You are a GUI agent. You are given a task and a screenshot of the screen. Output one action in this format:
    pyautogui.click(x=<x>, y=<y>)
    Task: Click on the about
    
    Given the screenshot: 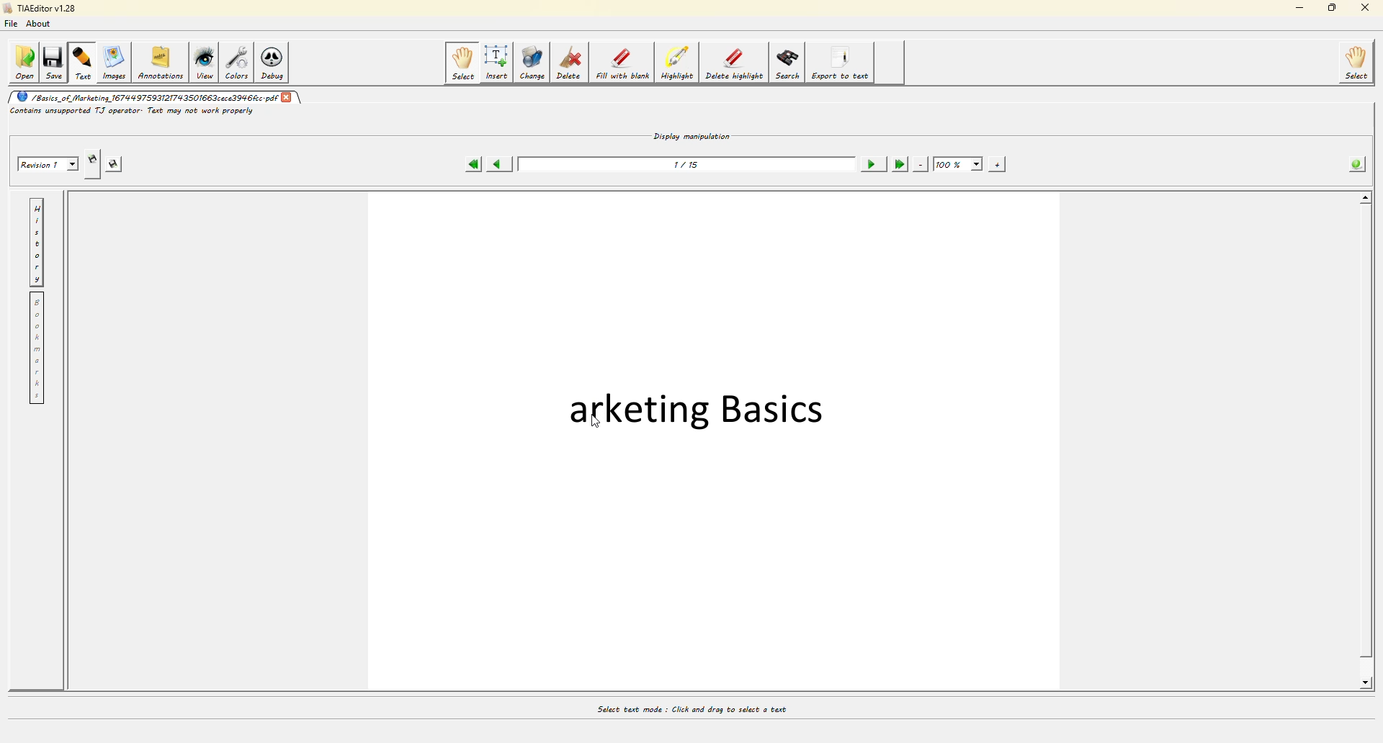 What is the action you would take?
    pyautogui.click(x=42, y=26)
    